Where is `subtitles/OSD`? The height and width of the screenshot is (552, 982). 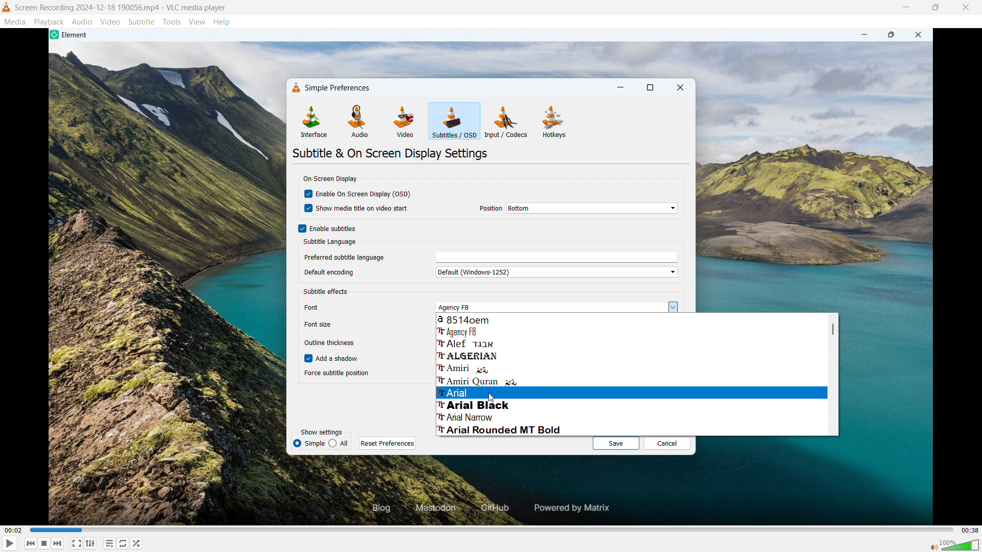 subtitles/OSD is located at coordinates (454, 121).